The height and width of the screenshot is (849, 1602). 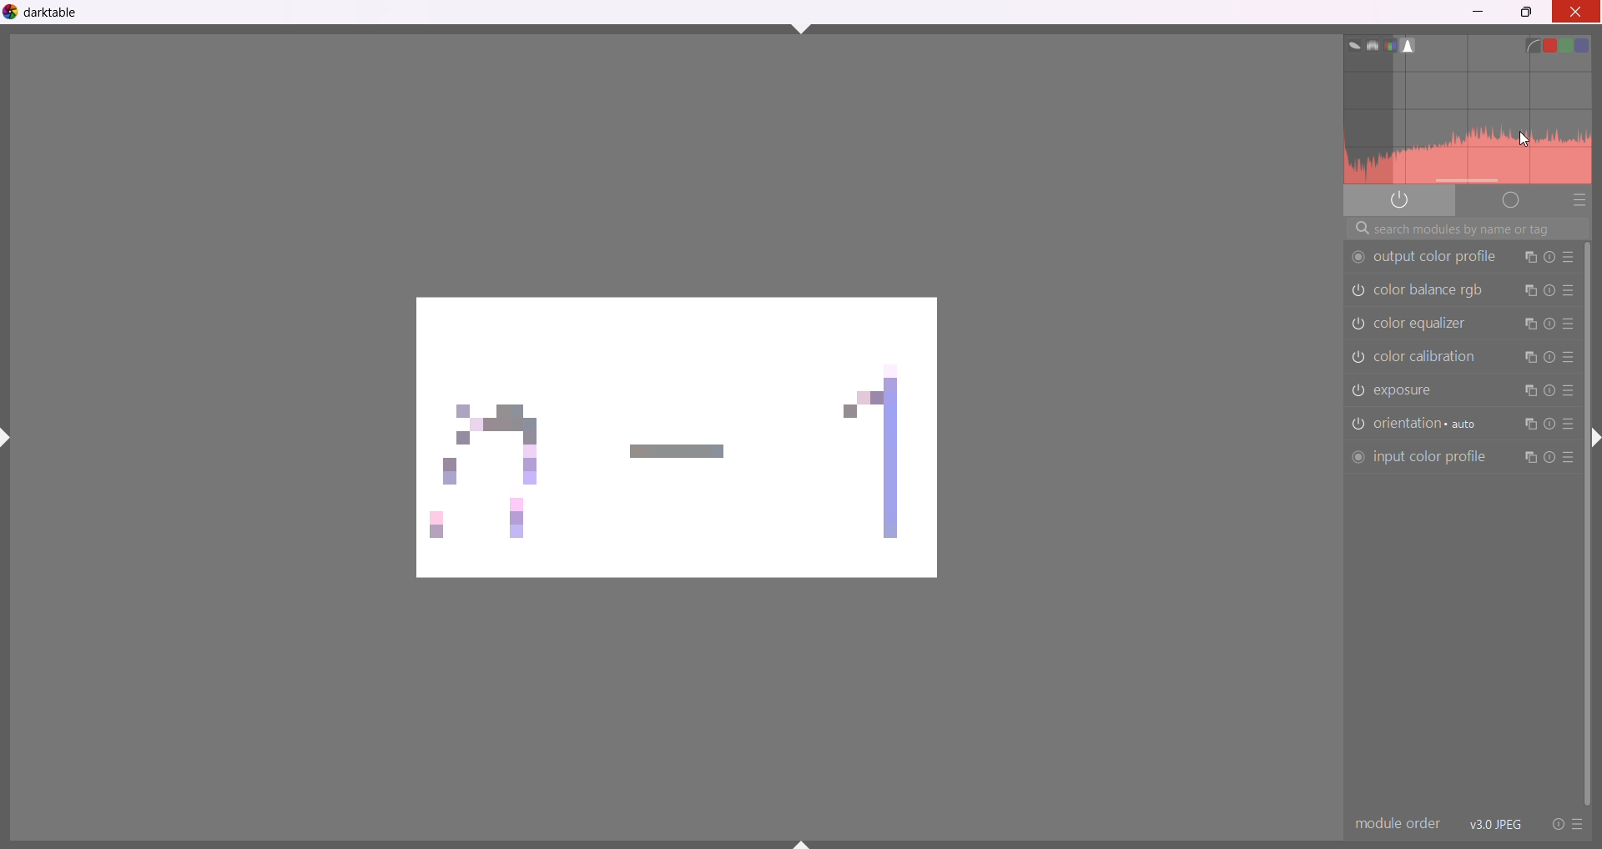 What do you see at coordinates (1526, 426) in the screenshot?
I see `instance` at bounding box center [1526, 426].